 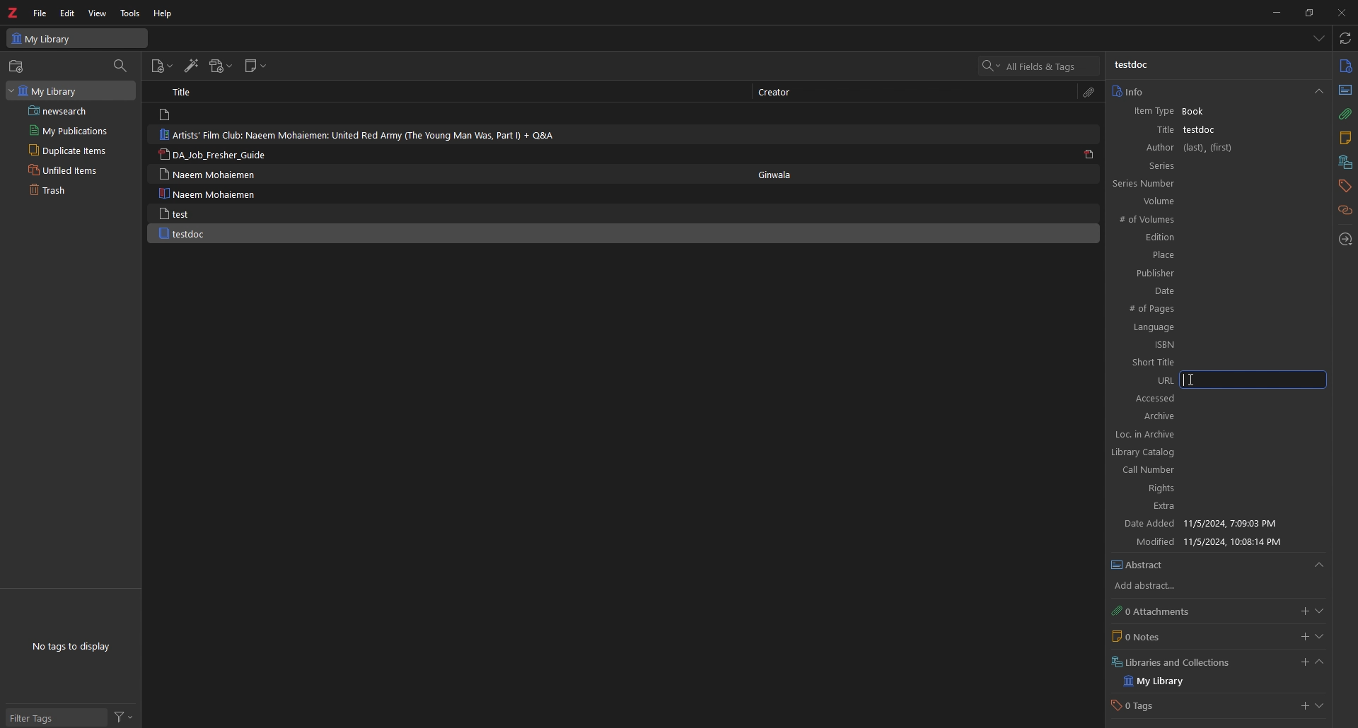 What do you see at coordinates (1218, 565) in the screenshot?
I see `abstract` at bounding box center [1218, 565].